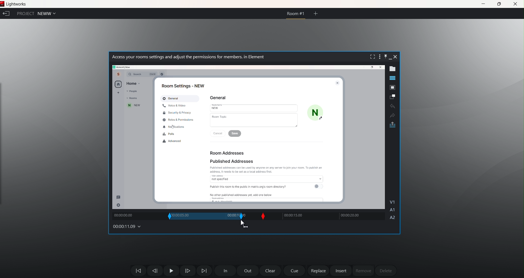 The width and height of the screenshot is (524, 278). I want to click on exit current project, so click(6, 14).